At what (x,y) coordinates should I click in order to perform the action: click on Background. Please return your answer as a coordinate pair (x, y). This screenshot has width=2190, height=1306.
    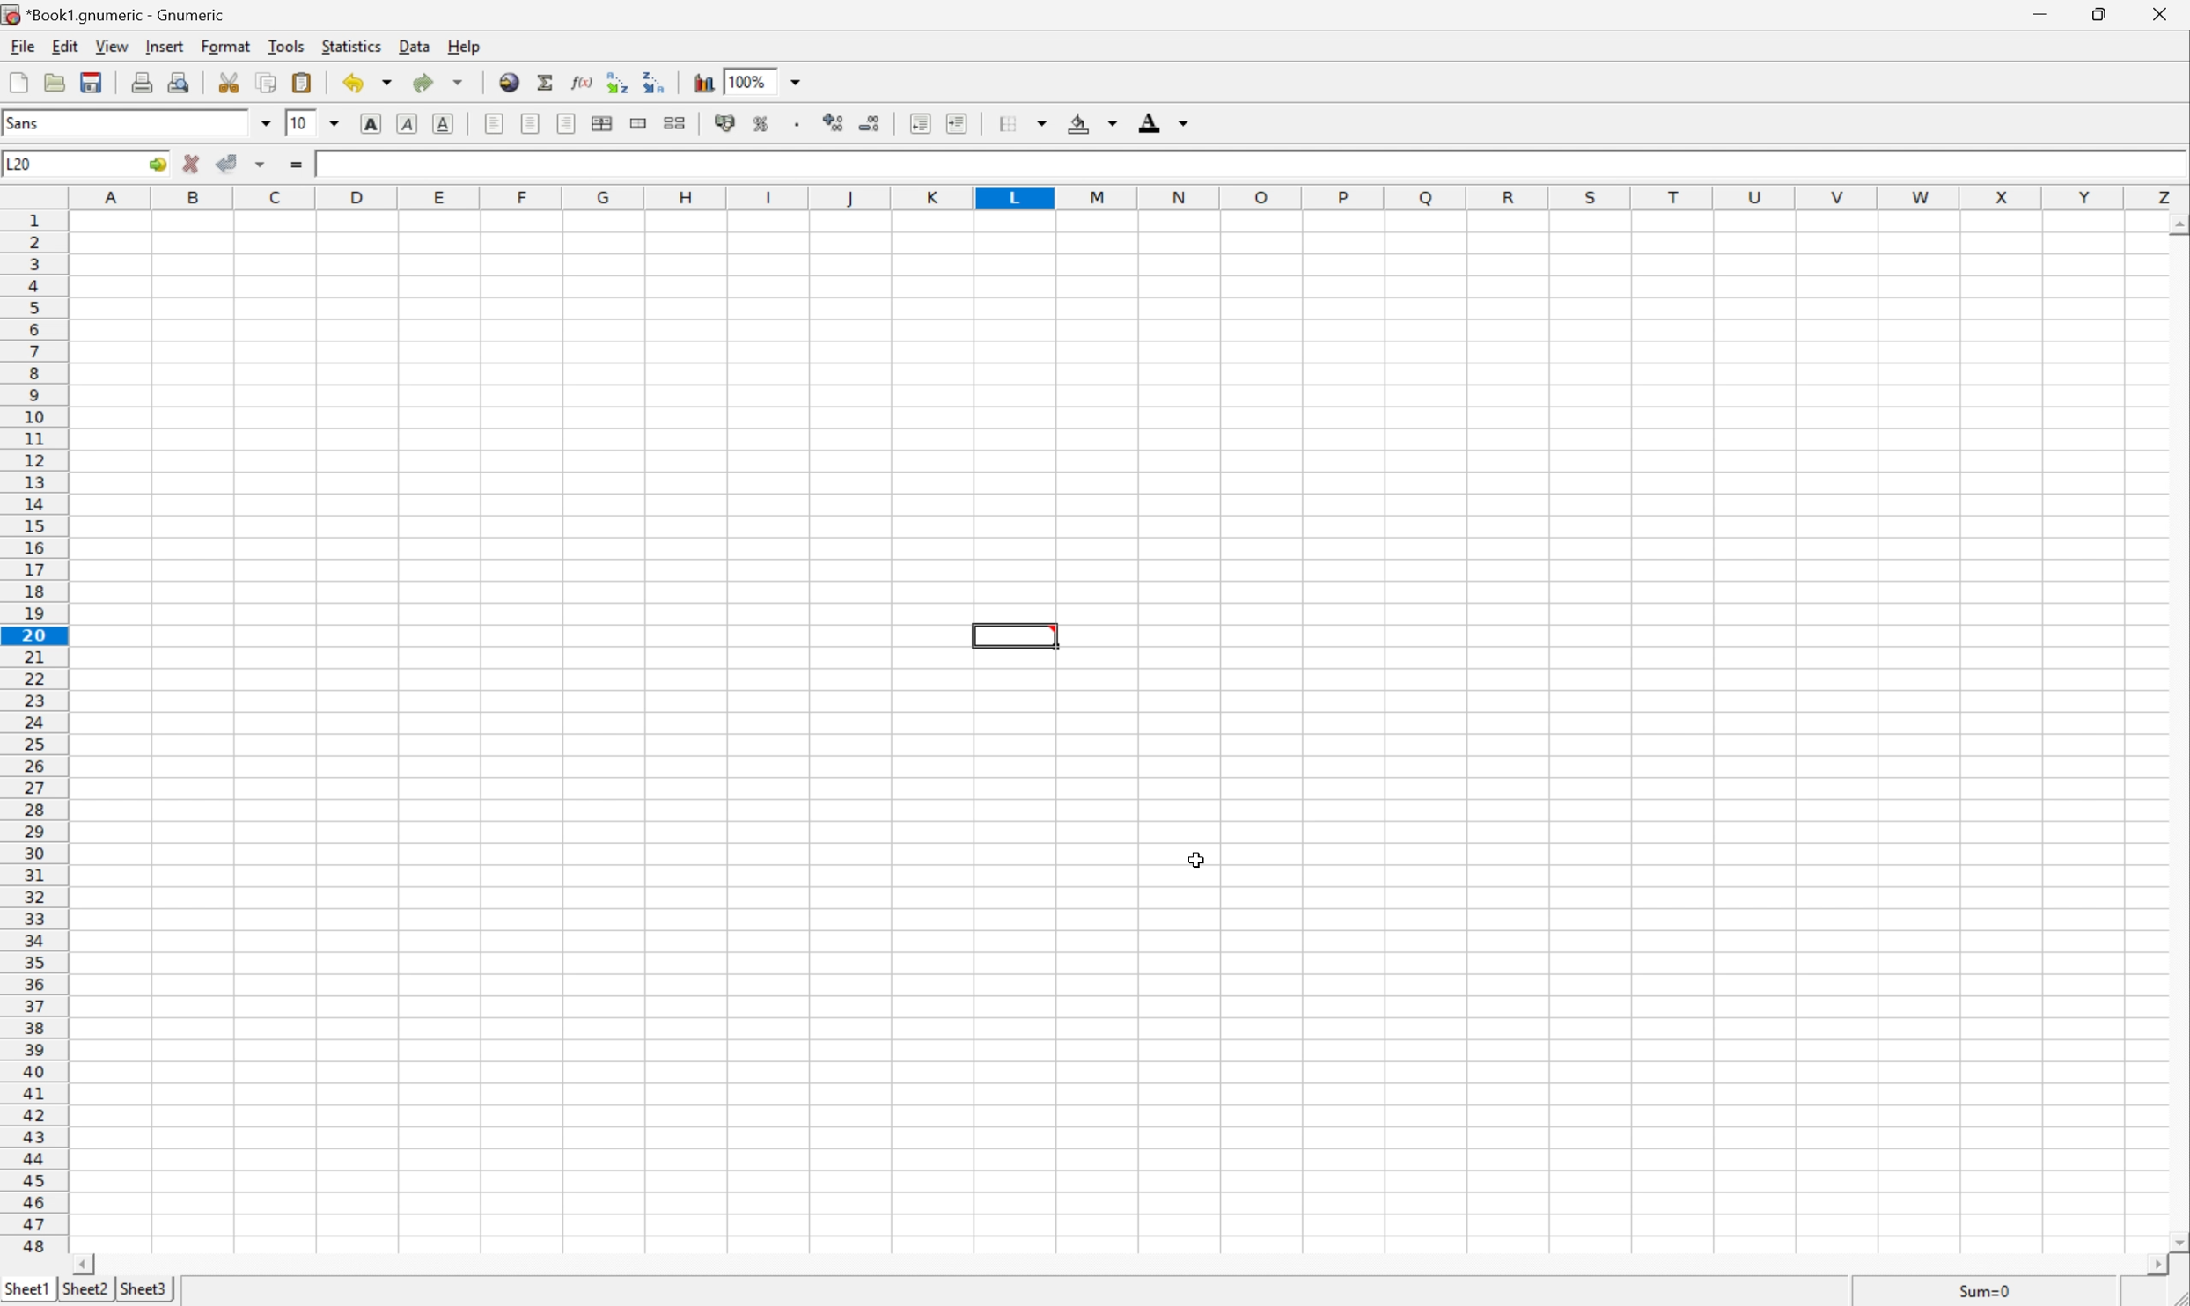
    Looking at the image, I should click on (1092, 123).